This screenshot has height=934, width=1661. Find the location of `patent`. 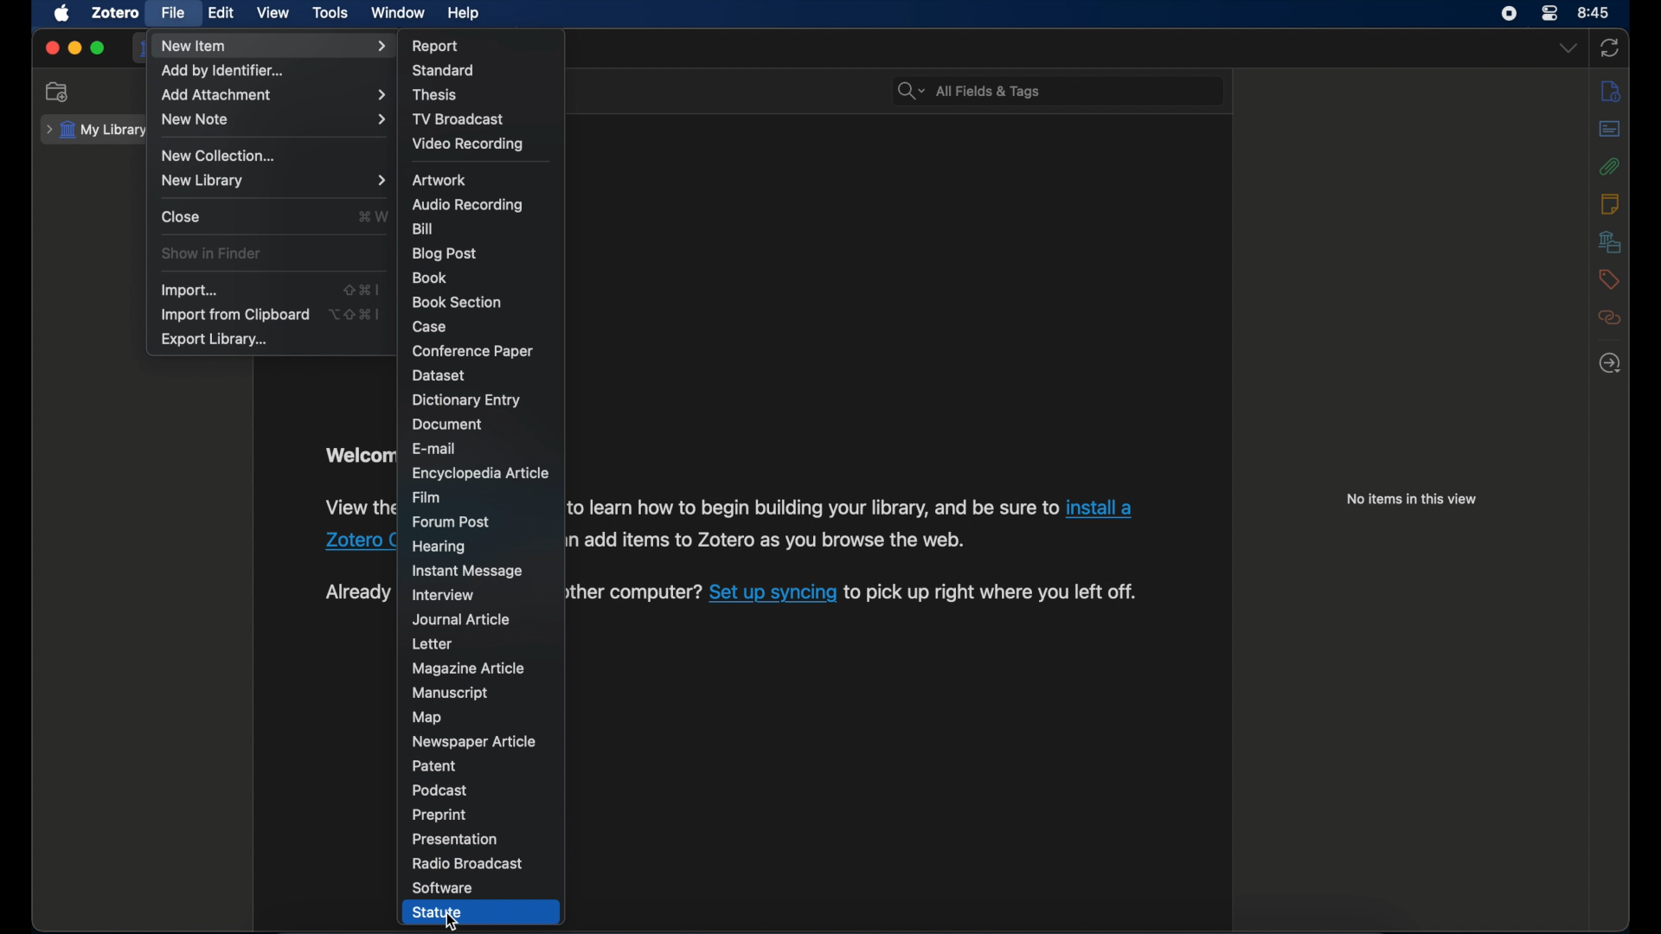

patent is located at coordinates (436, 764).